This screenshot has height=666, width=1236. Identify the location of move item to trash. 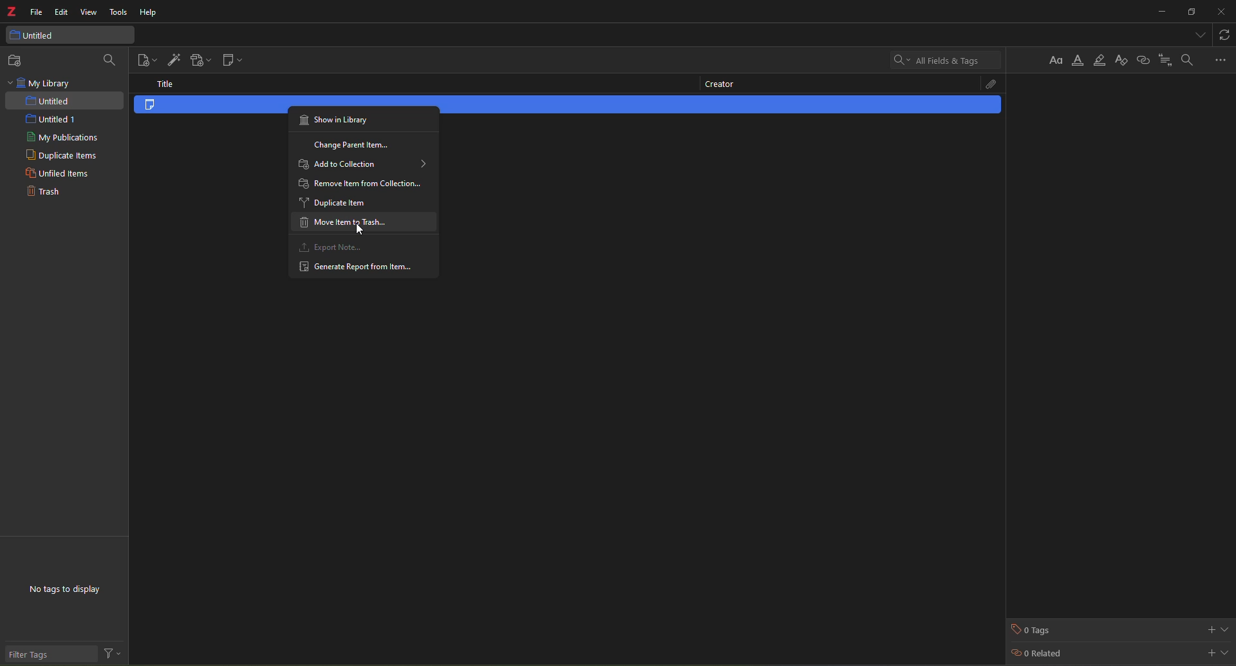
(341, 223).